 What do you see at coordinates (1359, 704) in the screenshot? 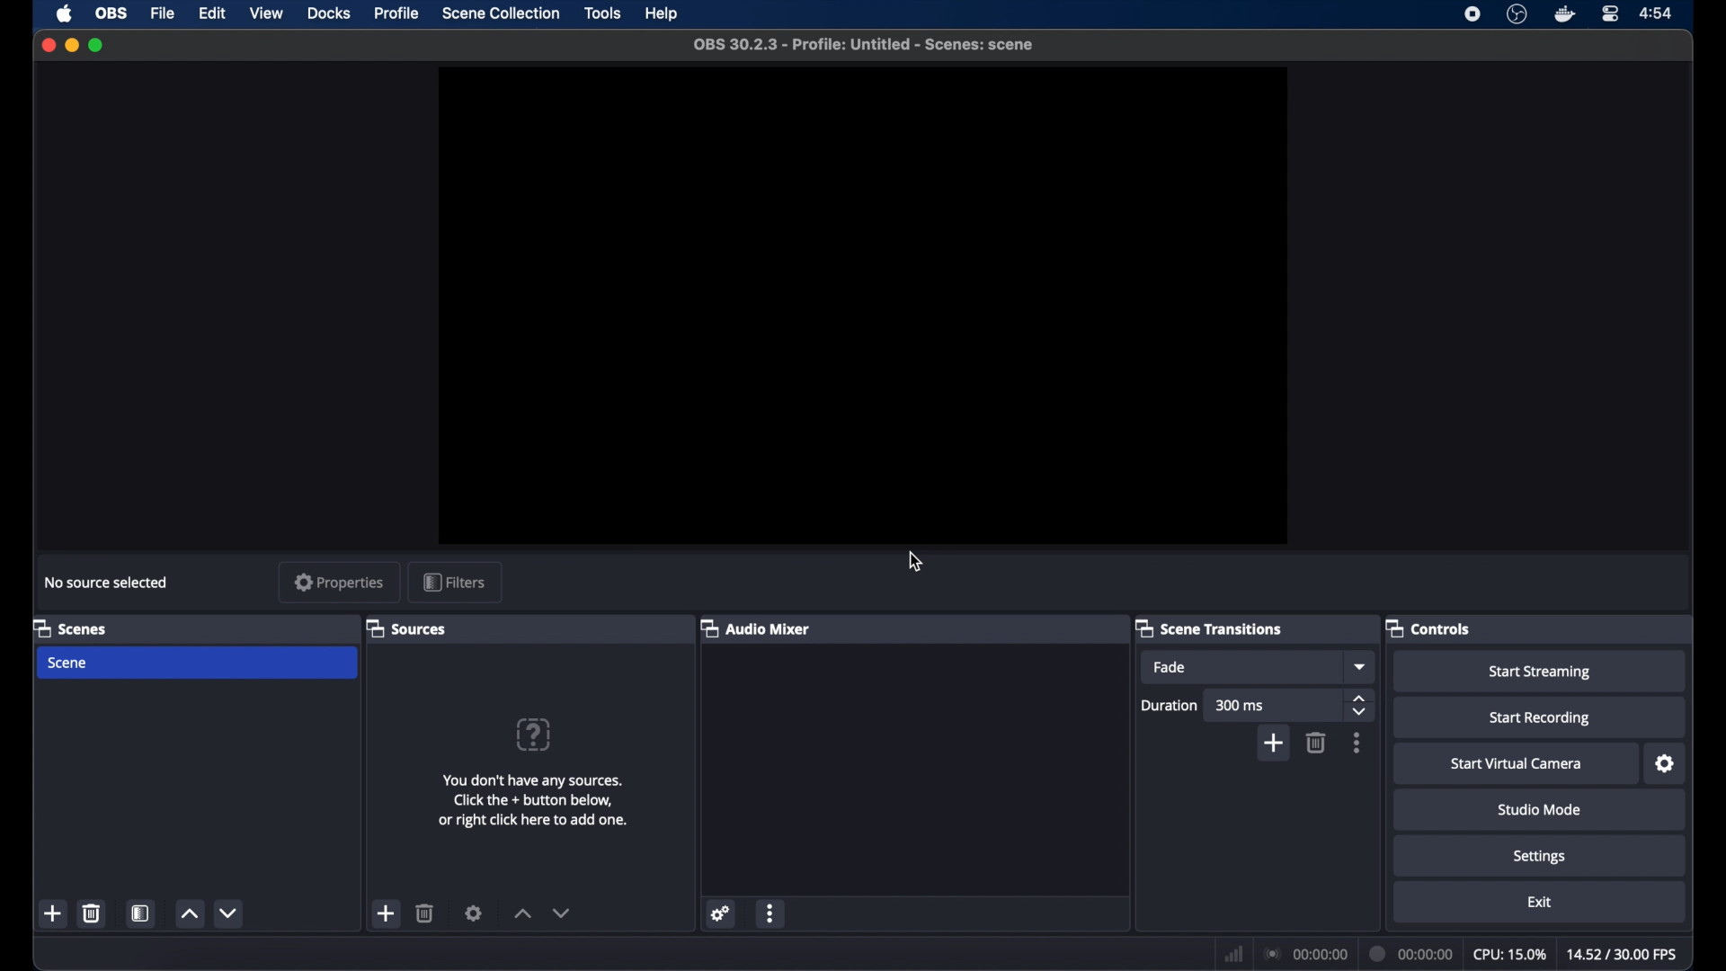
I see `stepper button` at bounding box center [1359, 704].